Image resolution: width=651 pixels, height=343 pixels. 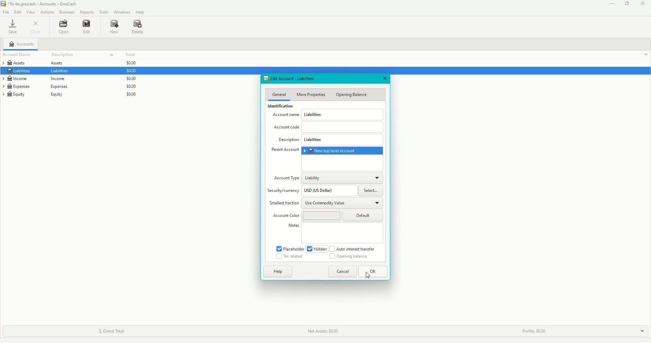 What do you see at coordinates (329, 190) in the screenshot?
I see `USD` at bounding box center [329, 190].